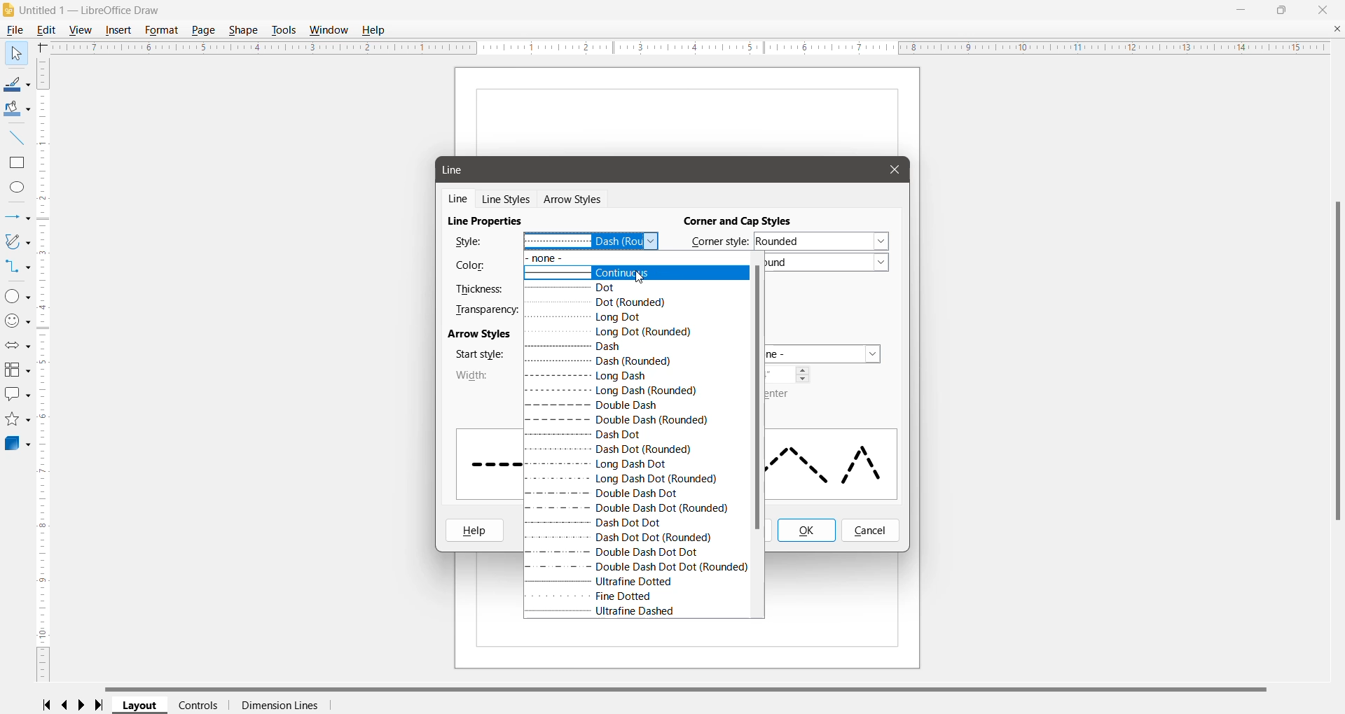 This screenshot has height=714, width=1345. I want to click on Horizontal Scroll Bar, so click(688, 689).